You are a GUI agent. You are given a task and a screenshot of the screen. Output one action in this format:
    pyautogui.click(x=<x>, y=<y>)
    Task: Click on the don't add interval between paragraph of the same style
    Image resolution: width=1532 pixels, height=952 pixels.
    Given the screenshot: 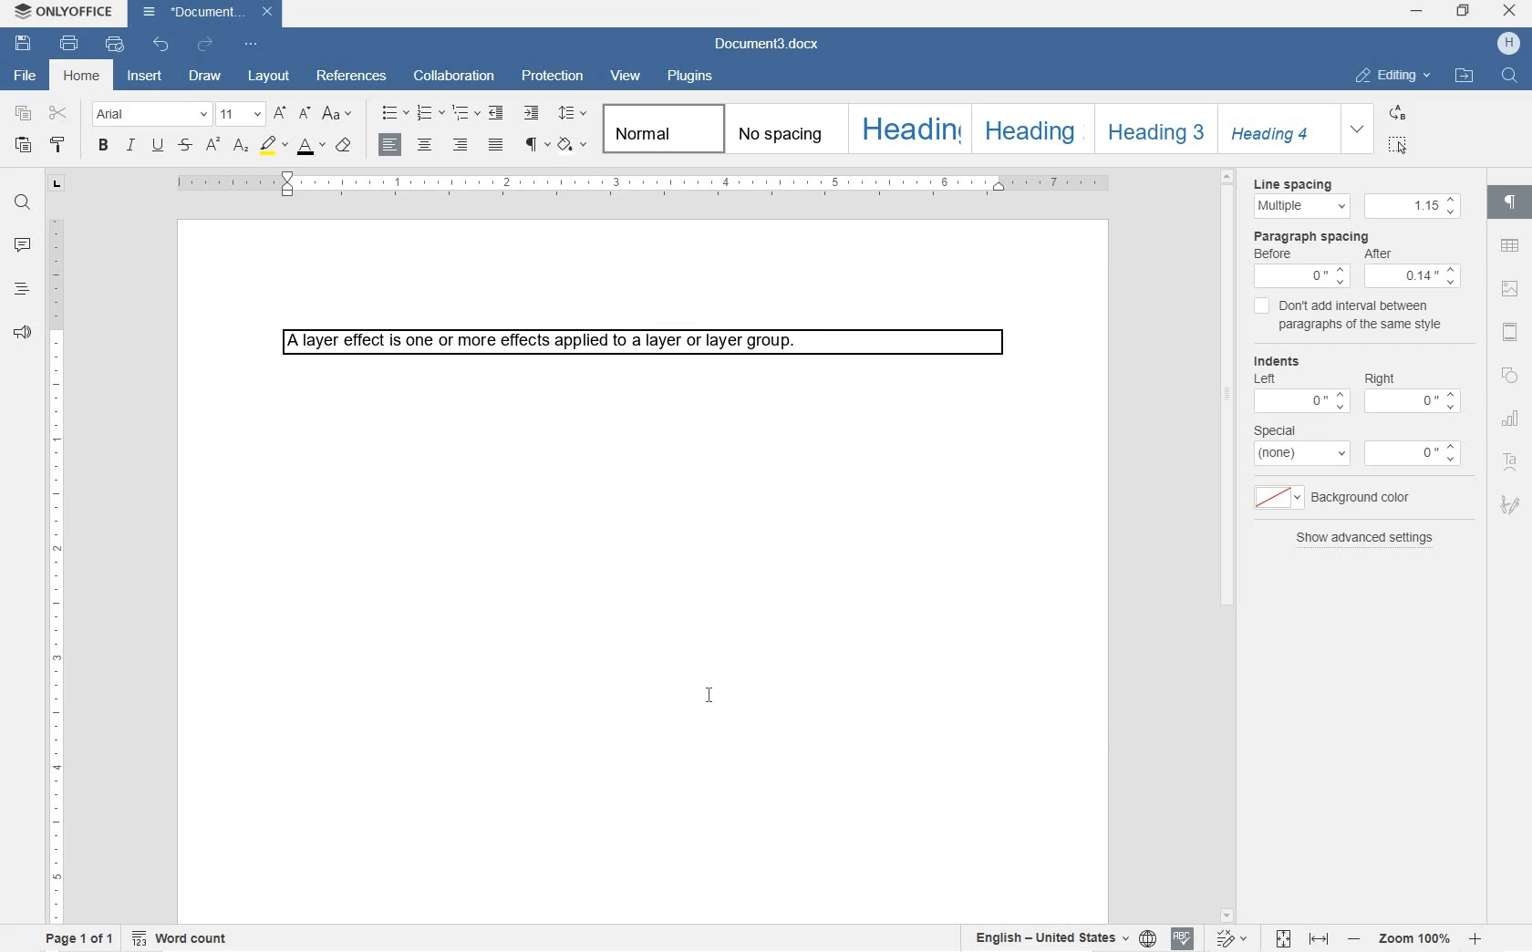 What is the action you would take?
    pyautogui.click(x=1348, y=319)
    